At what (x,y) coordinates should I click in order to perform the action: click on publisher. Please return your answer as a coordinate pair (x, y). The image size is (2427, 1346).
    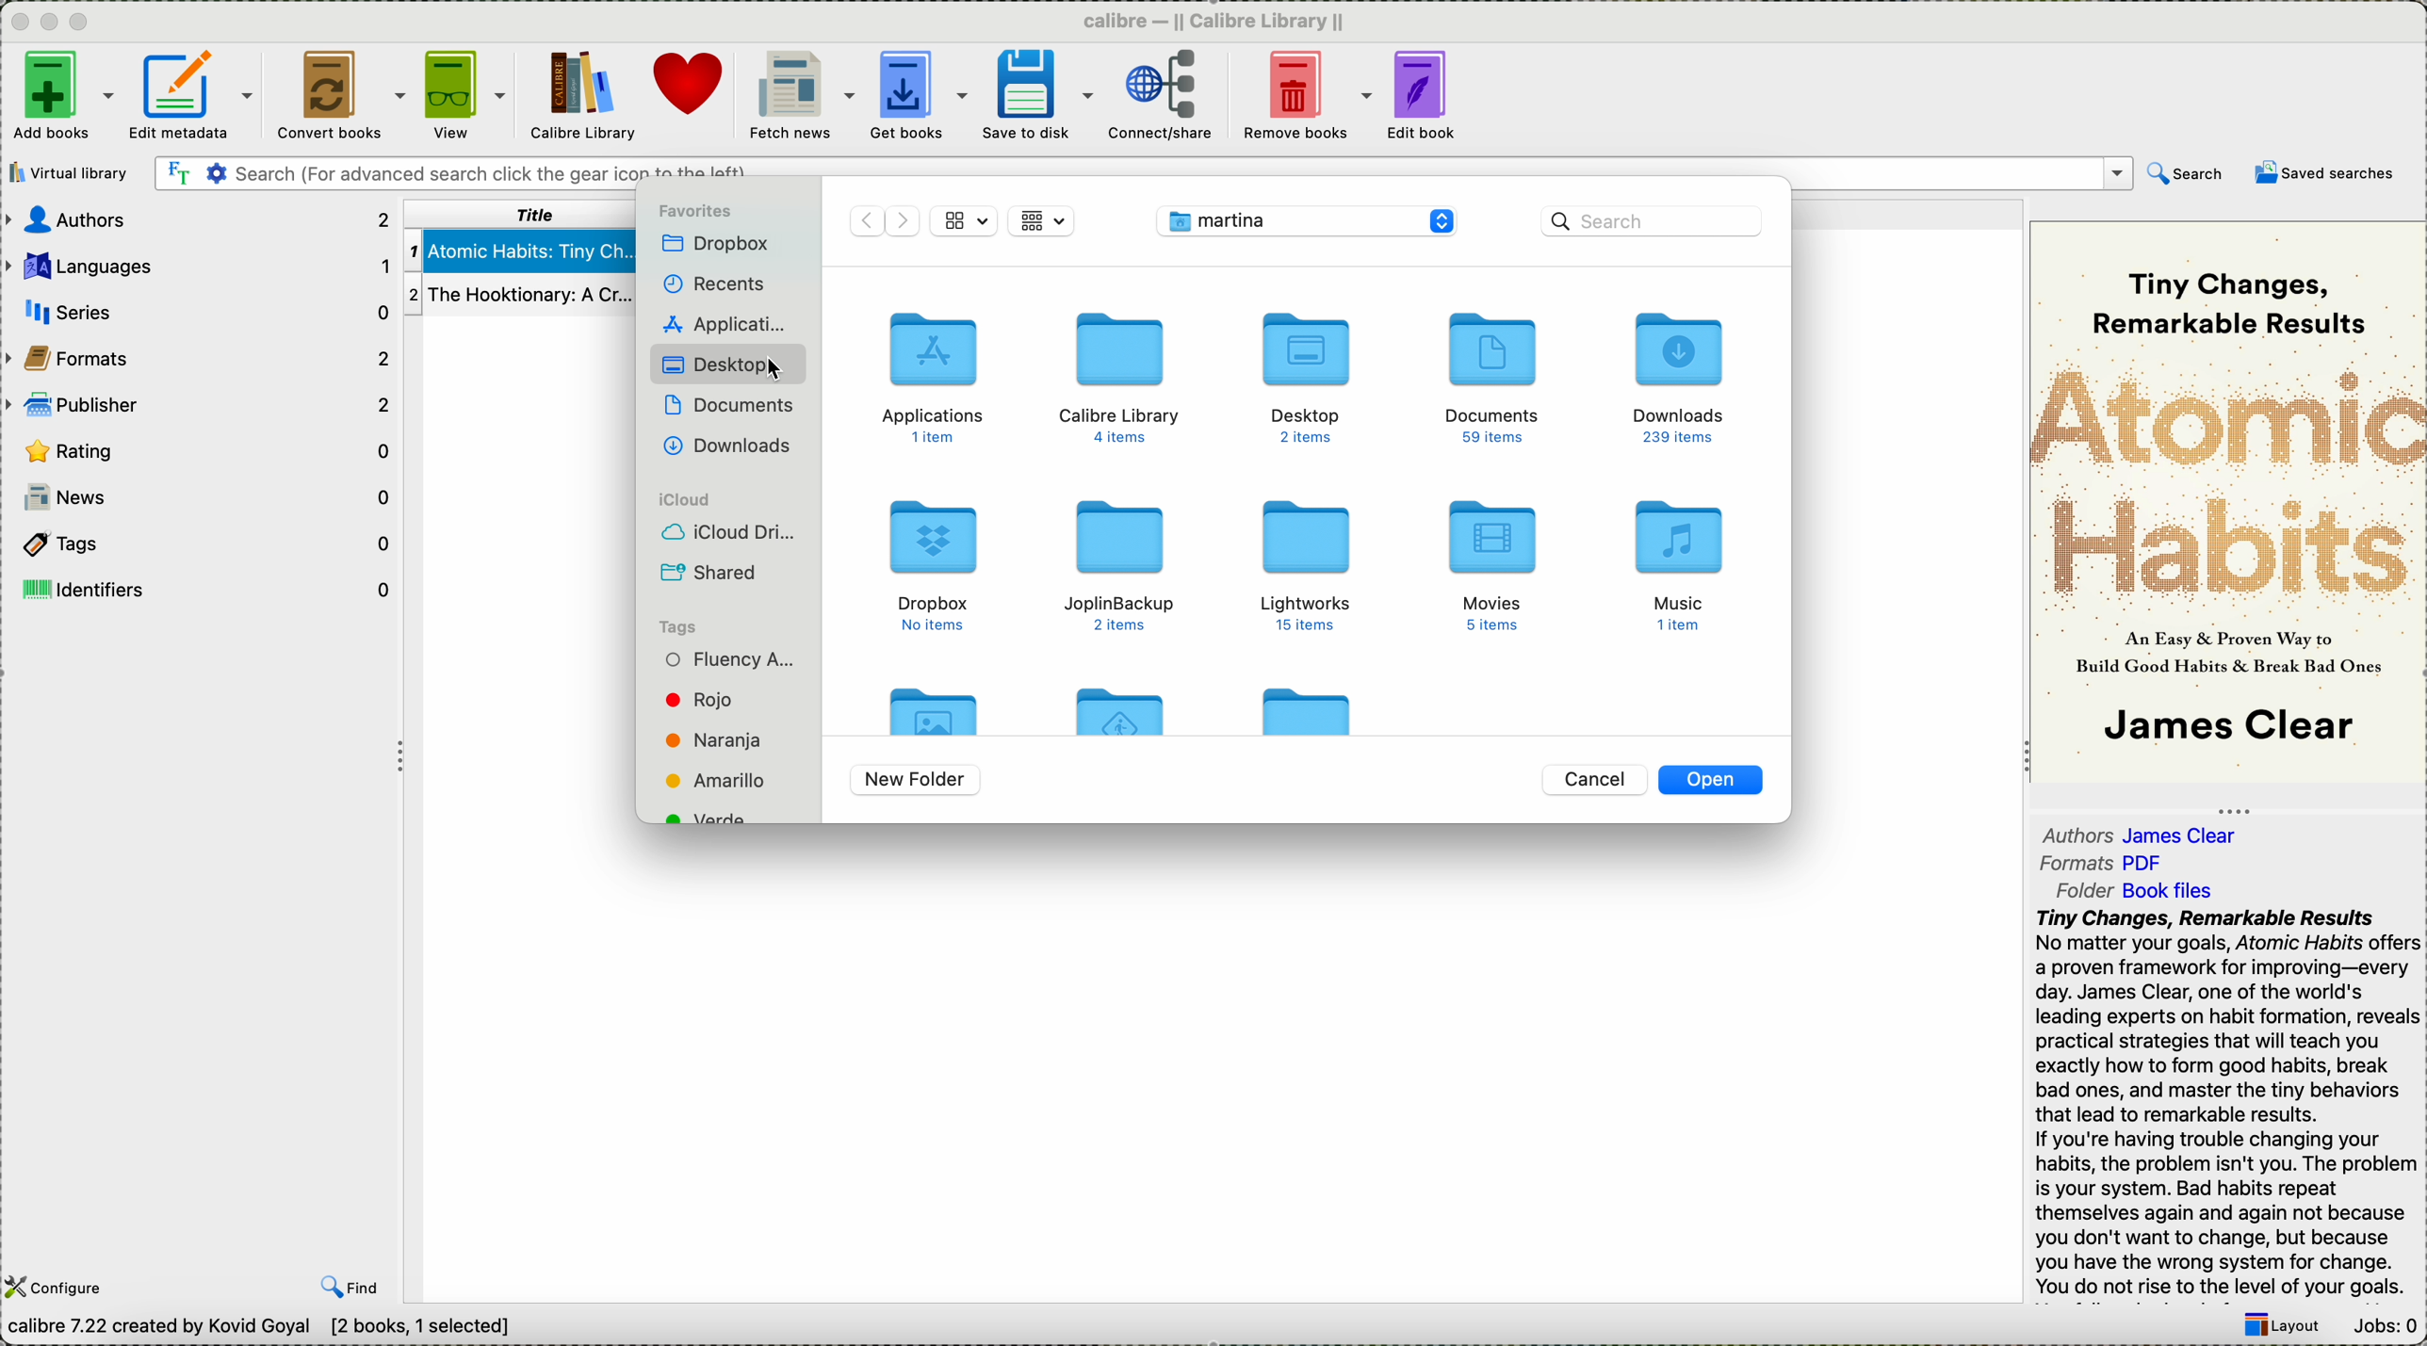
    Looking at the image, I should click on (199, 406).